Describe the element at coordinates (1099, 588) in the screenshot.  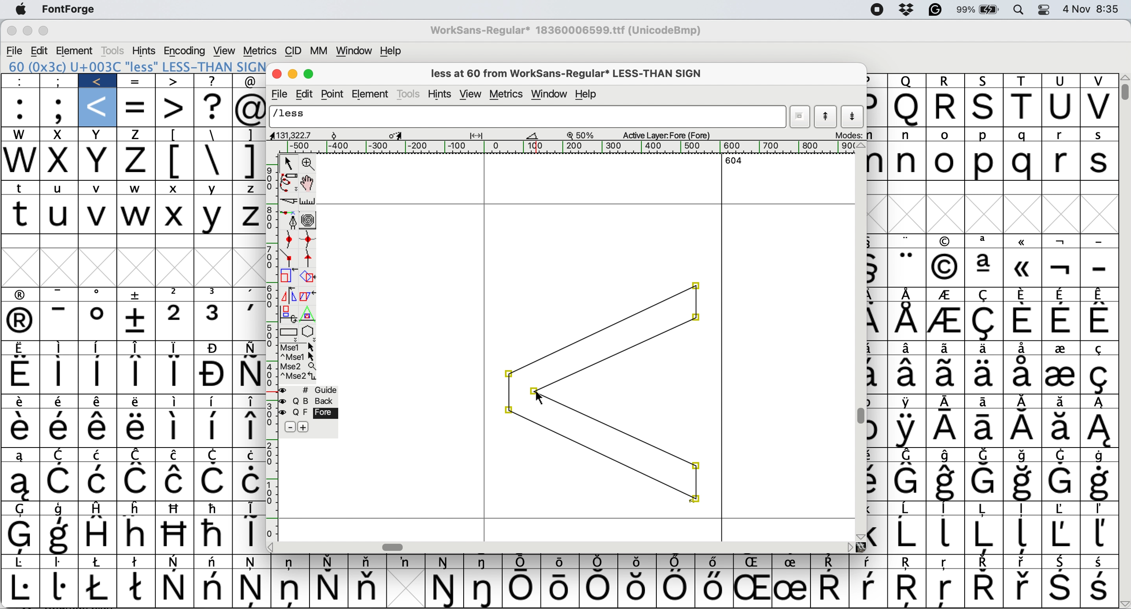
I see `Symbol` at that location.